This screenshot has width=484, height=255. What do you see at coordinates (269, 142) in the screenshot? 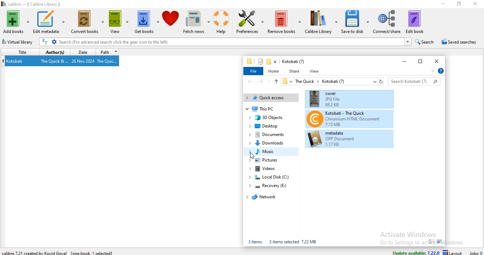
I see `Downloads` at bounding box center [269, 142].